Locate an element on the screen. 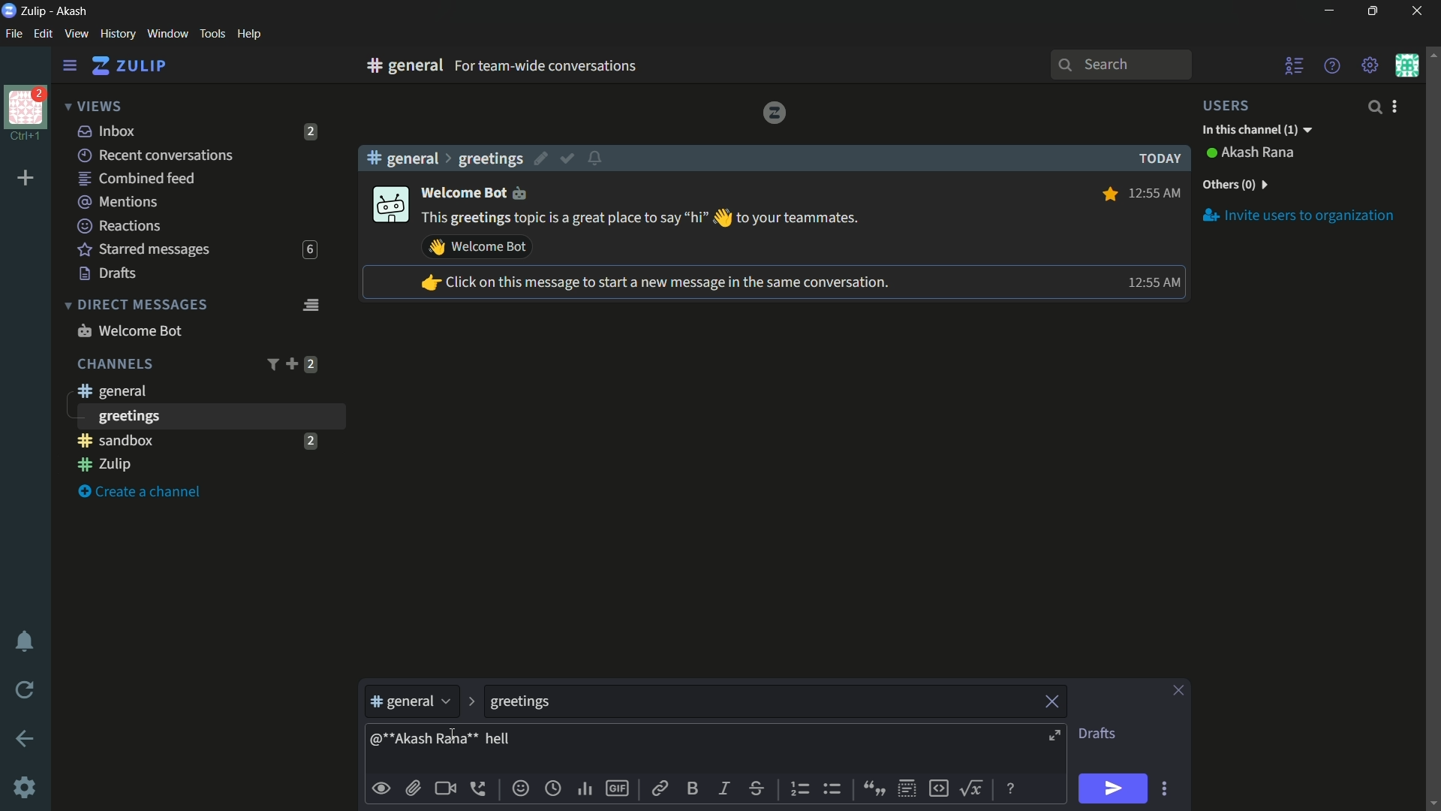 Image resolution: width=1441 pixels, height=811 pixels. mentions is located at coordinates (120, 203).